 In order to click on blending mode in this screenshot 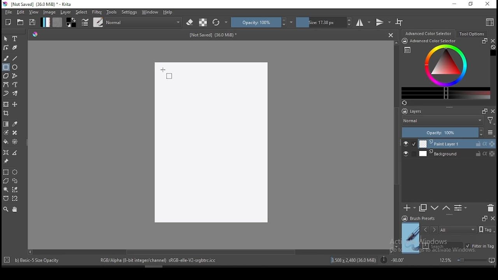, I will do `click(144, 22)`.